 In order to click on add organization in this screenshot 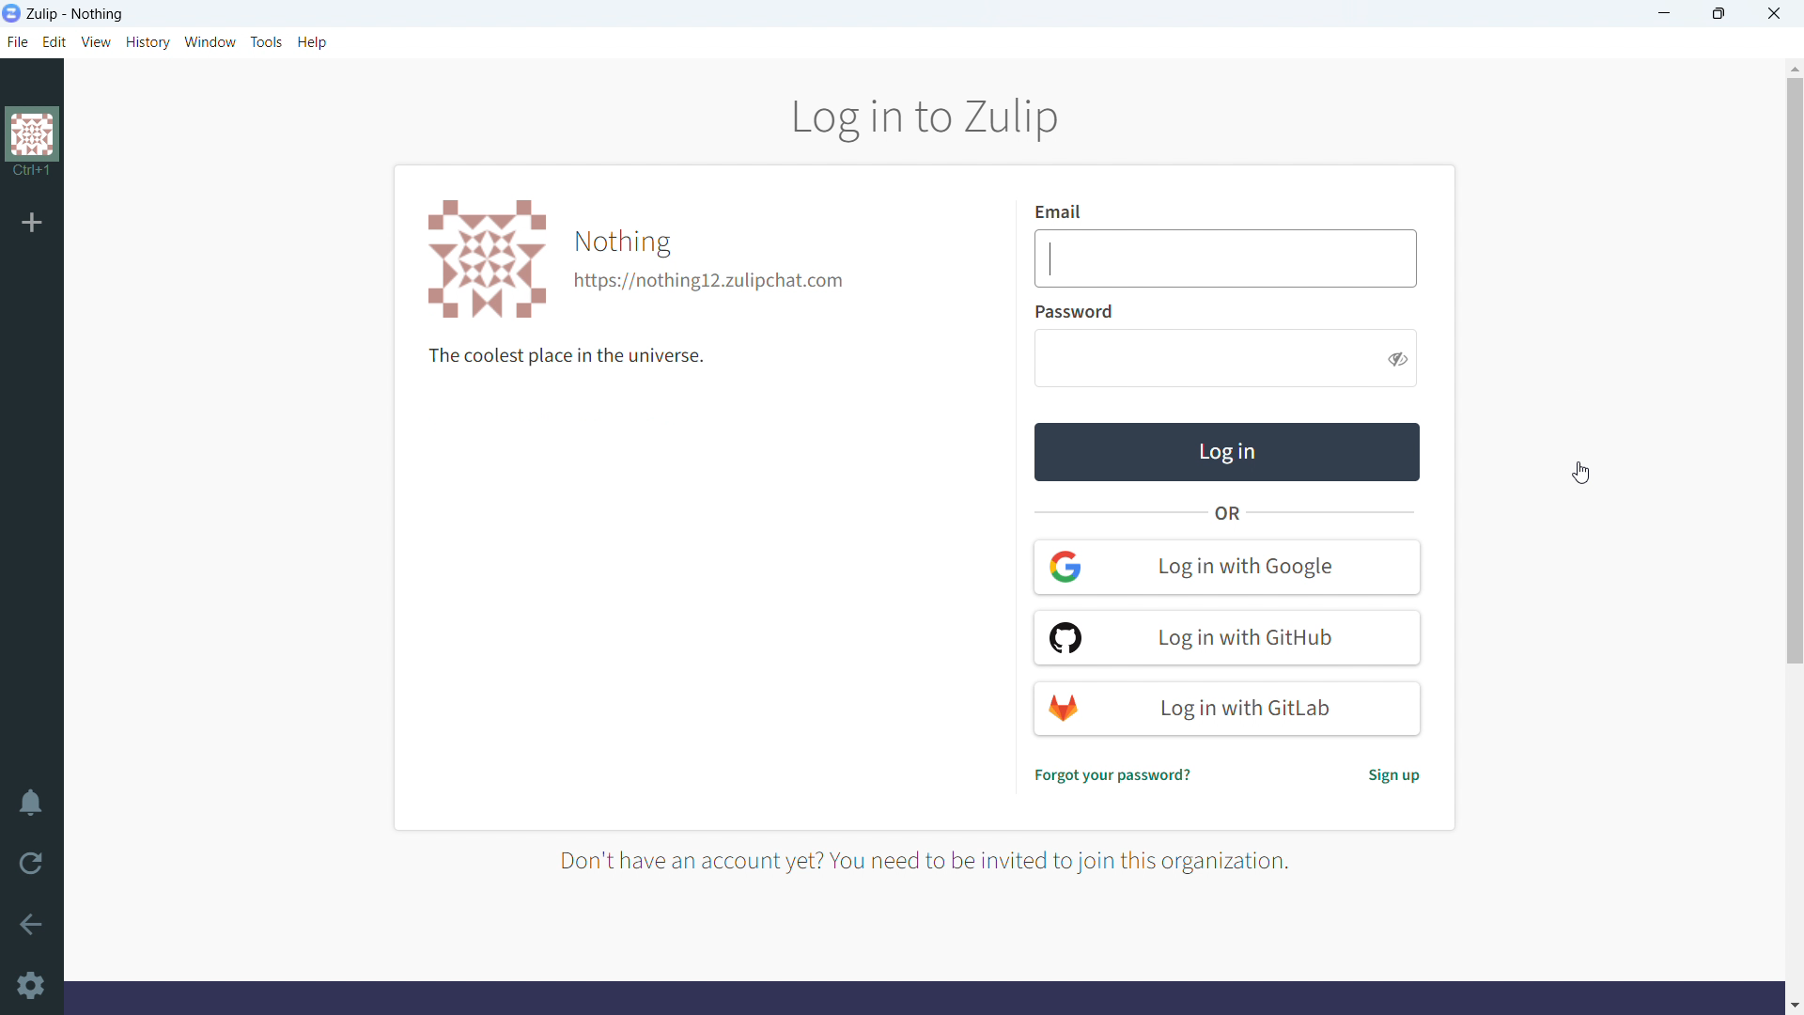, I will do `click(32, 222)`.